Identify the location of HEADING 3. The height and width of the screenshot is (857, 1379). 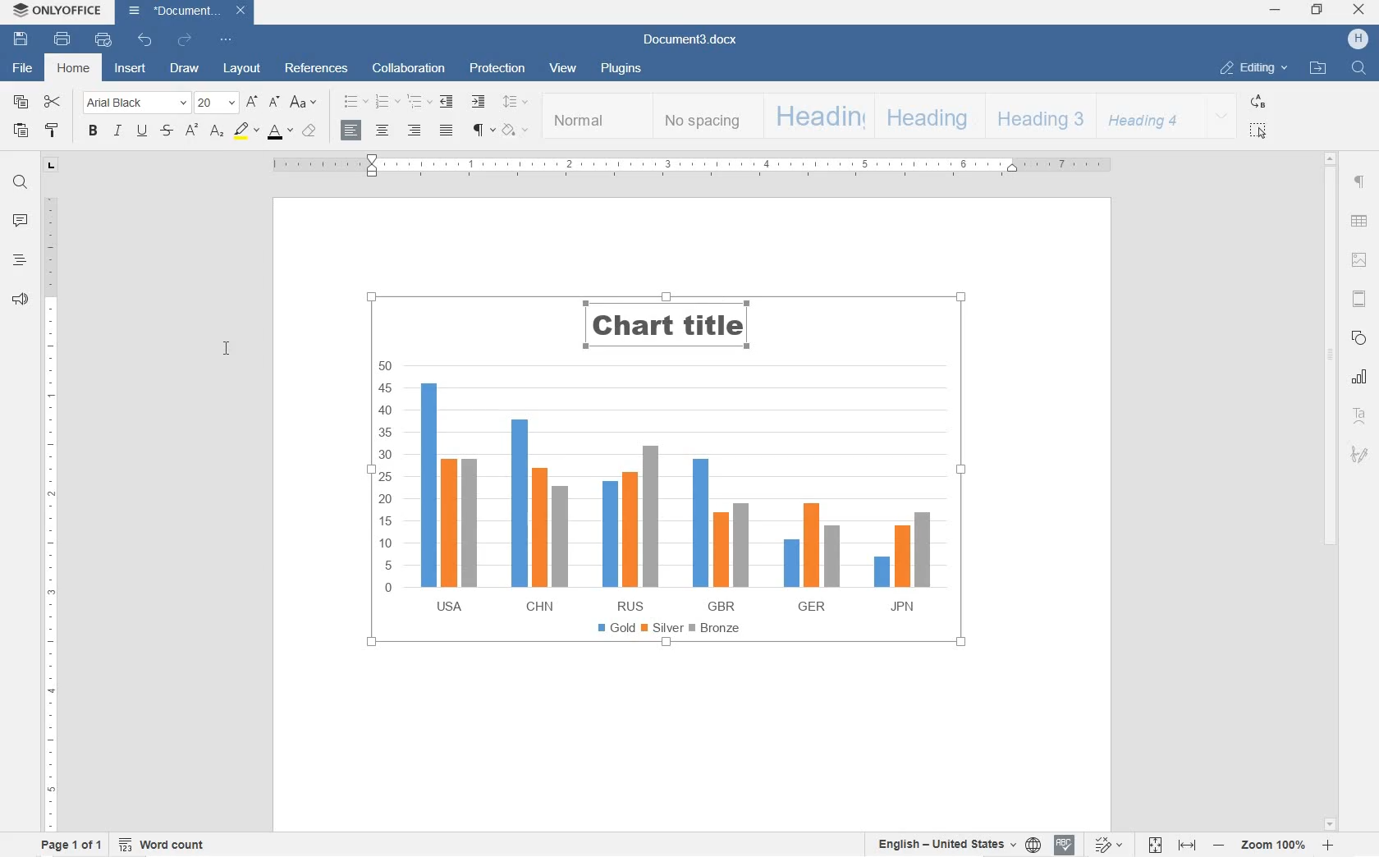
(1038, 117).